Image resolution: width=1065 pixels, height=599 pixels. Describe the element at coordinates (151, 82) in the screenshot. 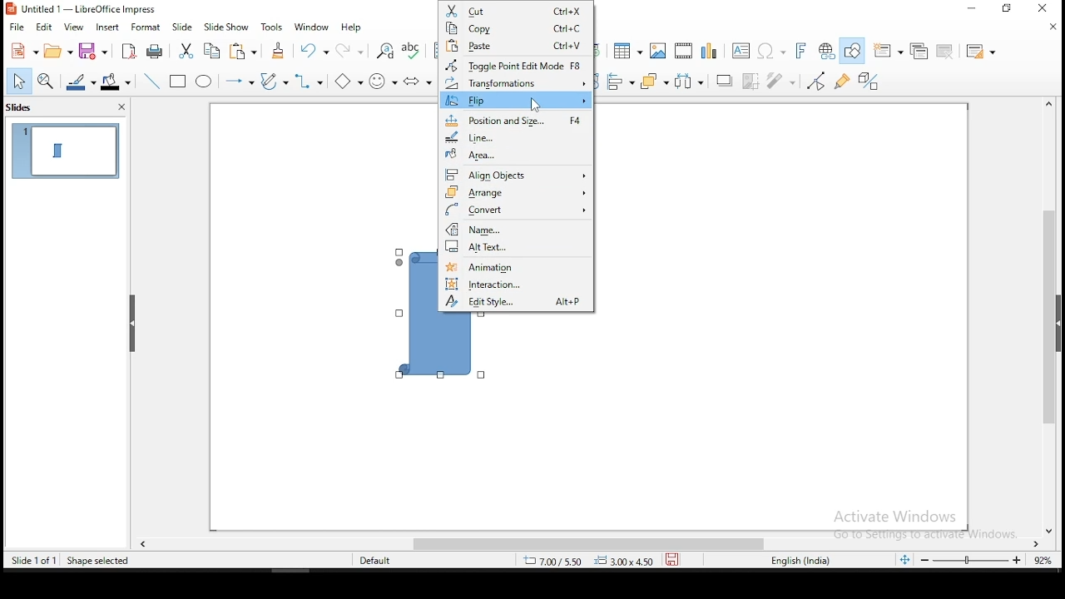

I see `line` at that location.